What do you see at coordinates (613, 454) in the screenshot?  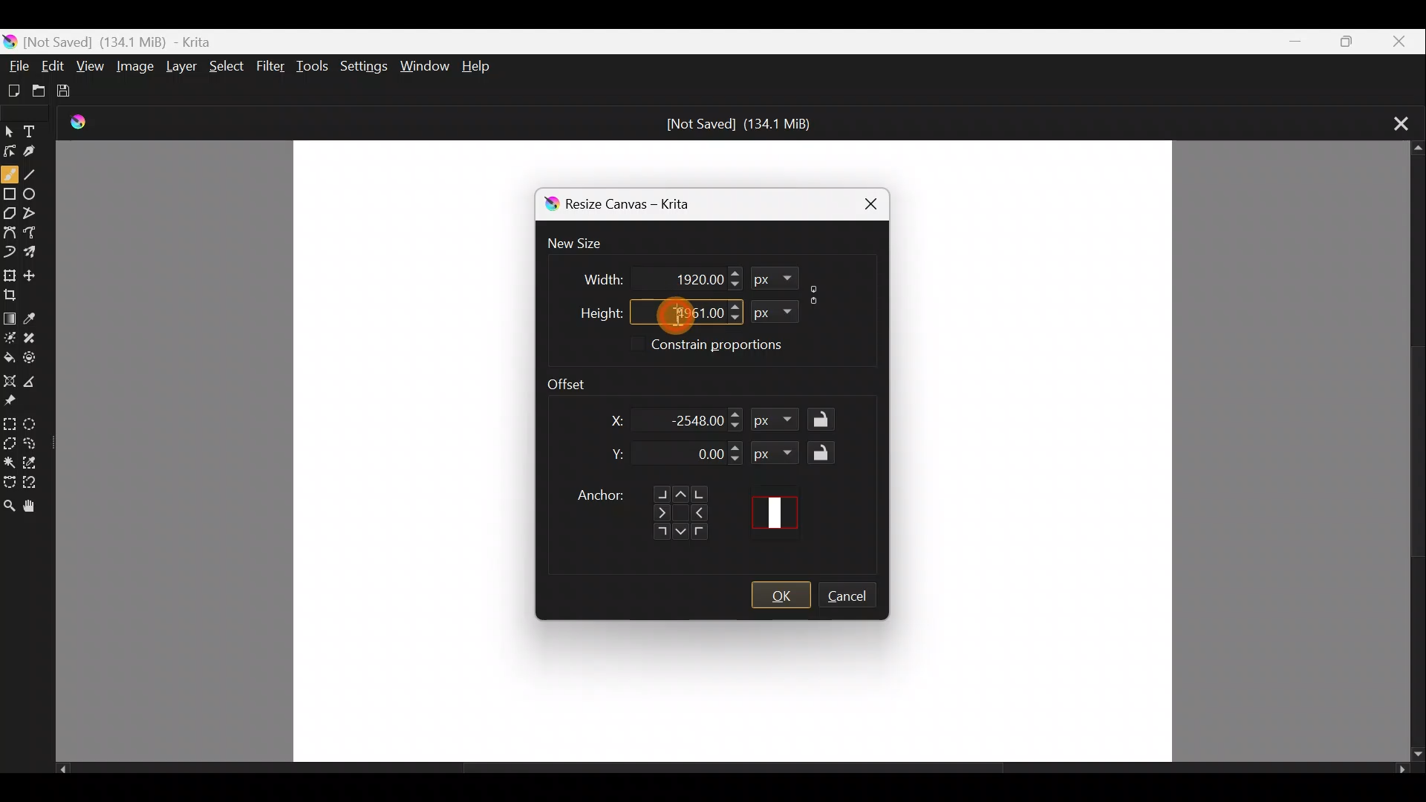 I see `Y dimension` at bounding box center [613, 454].